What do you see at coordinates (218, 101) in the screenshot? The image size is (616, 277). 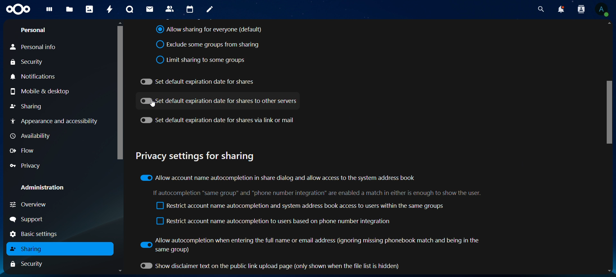 I see `set default expiration date for shares to other servers` at bounding box center [218, 101].